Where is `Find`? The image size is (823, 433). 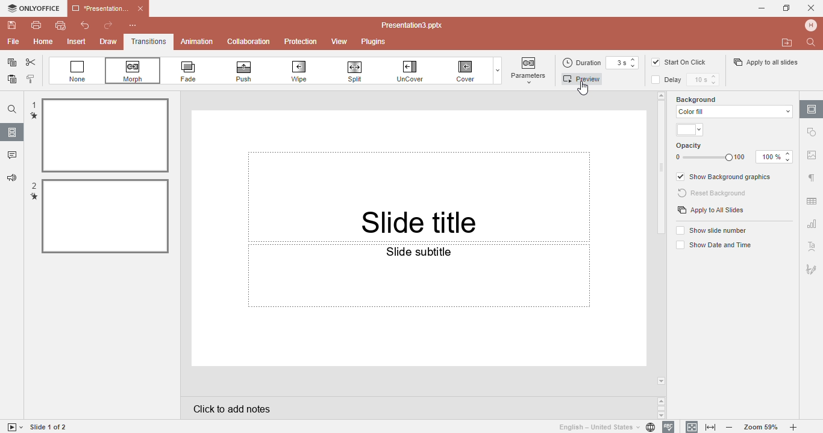
Find is located at coordinates (813, 42).